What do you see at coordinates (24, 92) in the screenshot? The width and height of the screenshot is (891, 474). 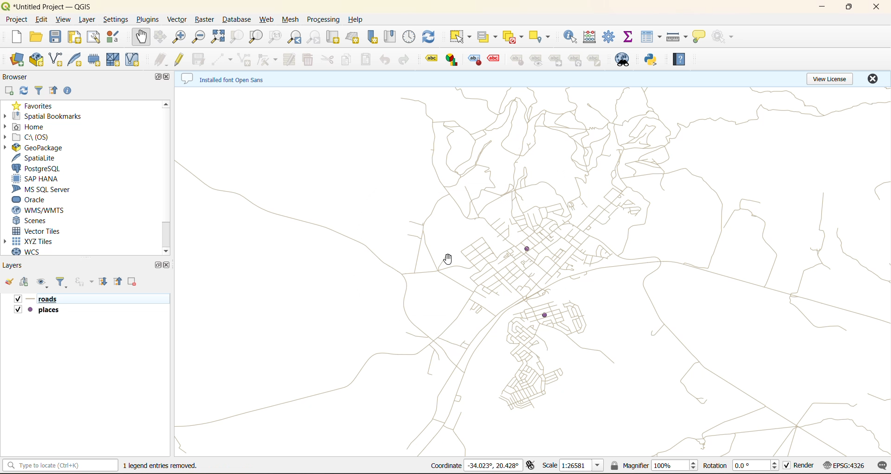 I see `refresh` at bounding box center [24, 92].